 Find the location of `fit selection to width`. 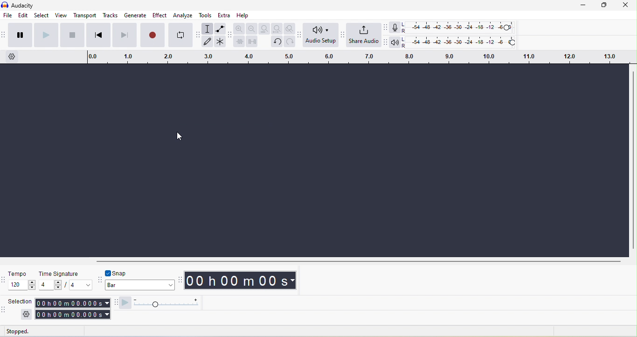

fit selection to width is located at coordinates (264, 28).